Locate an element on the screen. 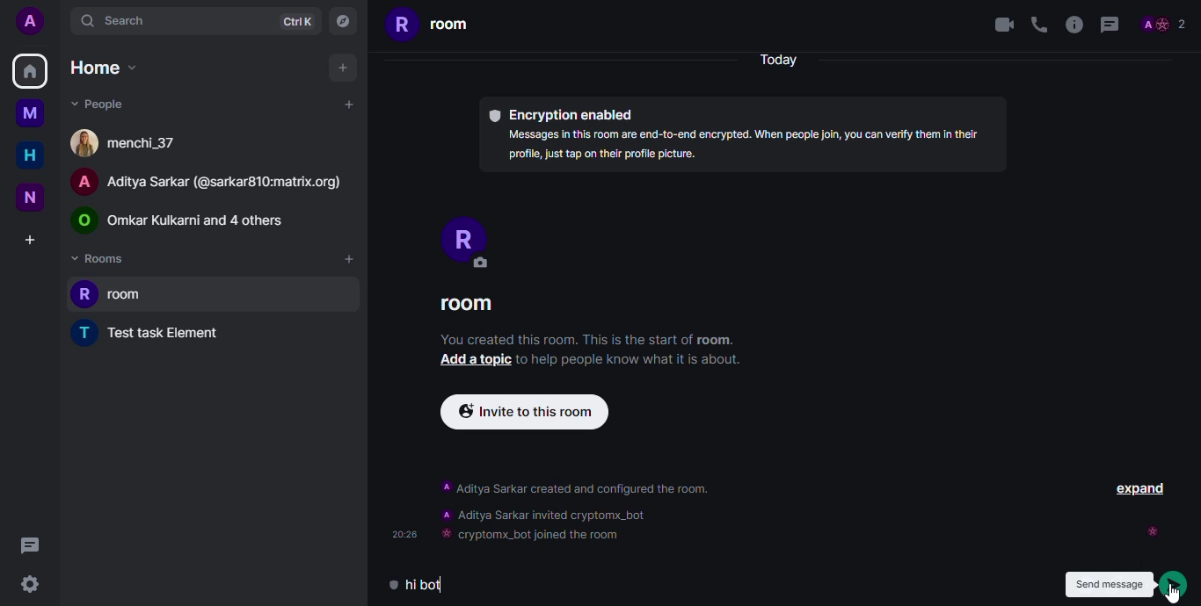  Messages in this room are end-to-end encrypted. When people join, you can verify them in theirprofile, just tap on their profile picture. is located at coordinates (741, 145).